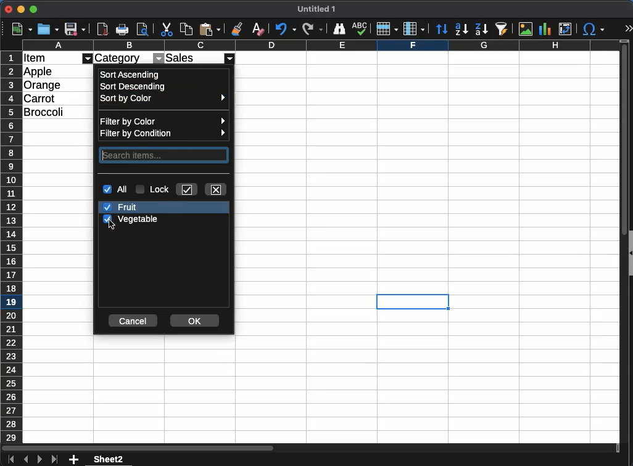 This screenshot has height=466, width=633. Describe the element at coordinates (187, 189) in the screenshot. I see `keep` at that location.